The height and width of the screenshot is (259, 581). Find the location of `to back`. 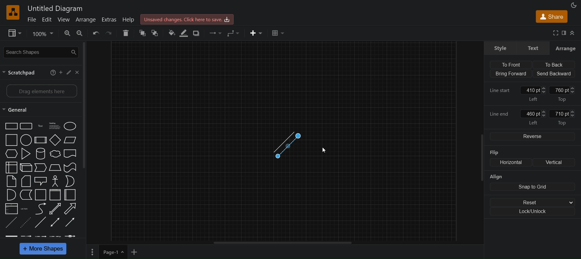

to back is located at coordinates (155, 33).